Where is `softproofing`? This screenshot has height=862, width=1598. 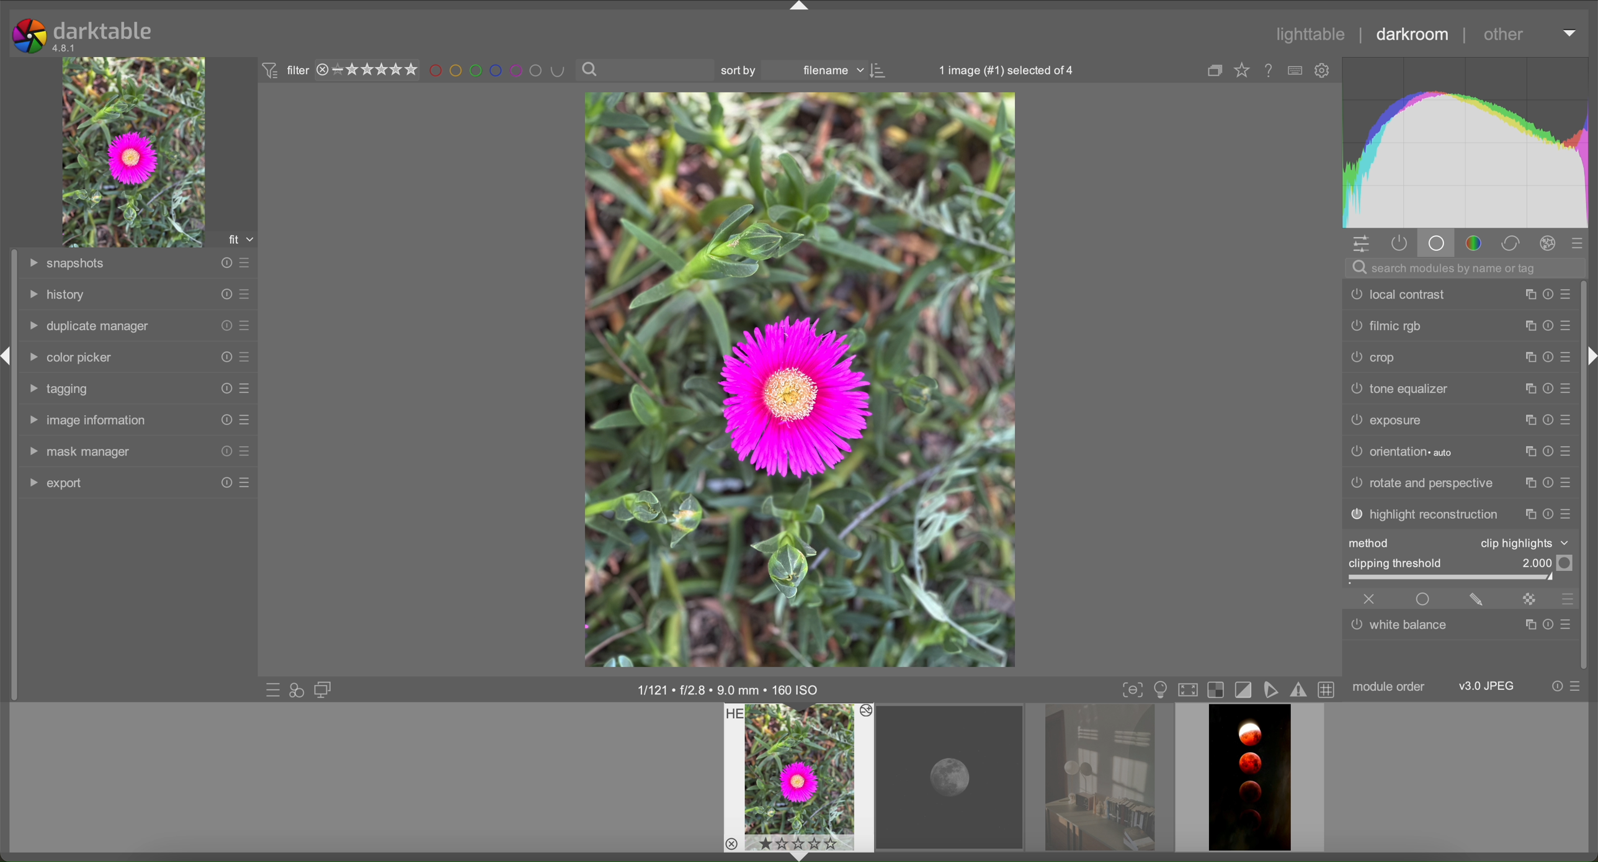 softproofing is located at coordinates (1275, 689).